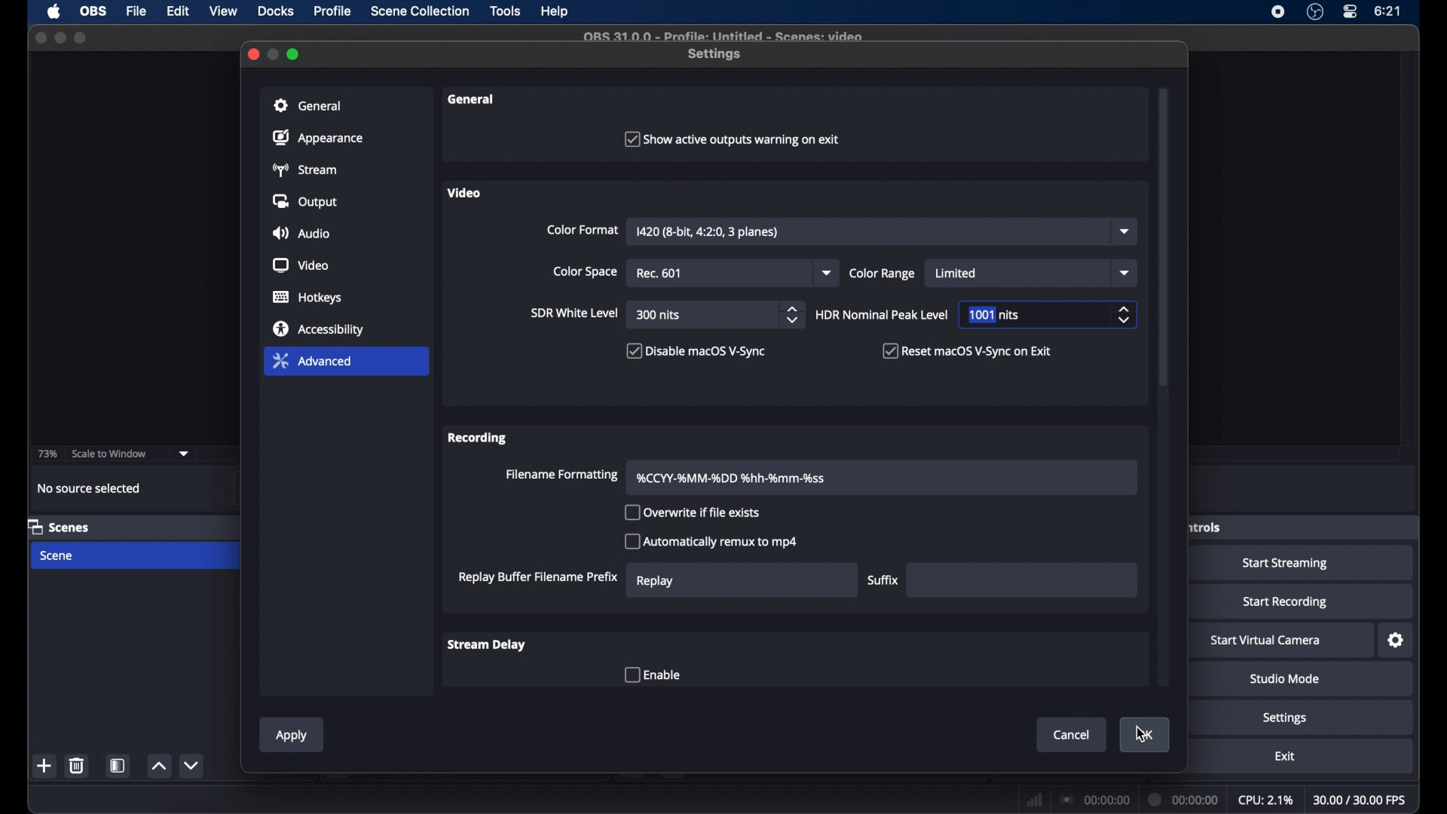  I want to click on apple icon, so click(54, 12).